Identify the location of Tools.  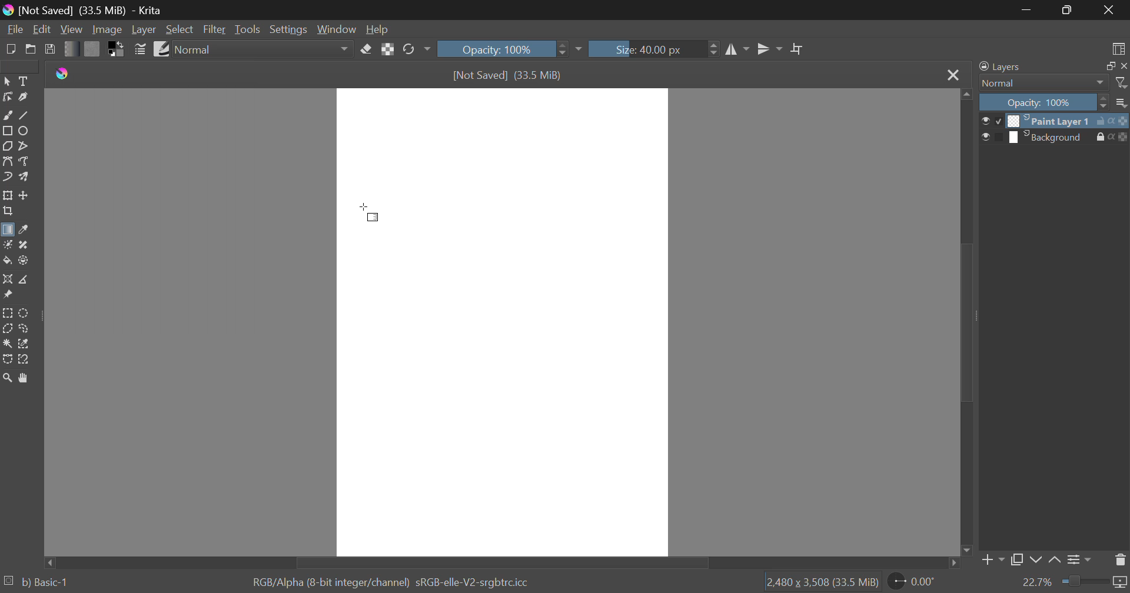
(247, 29).